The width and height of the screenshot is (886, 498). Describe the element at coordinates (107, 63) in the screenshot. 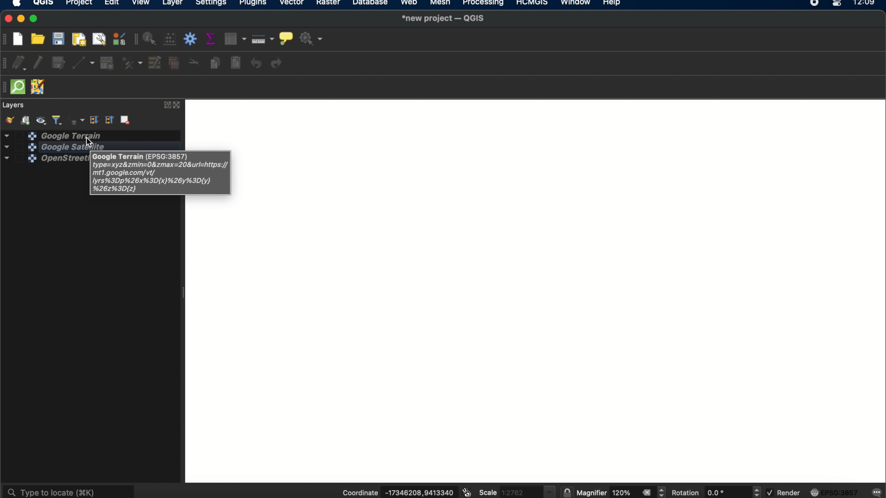

I see `add record` at that location.